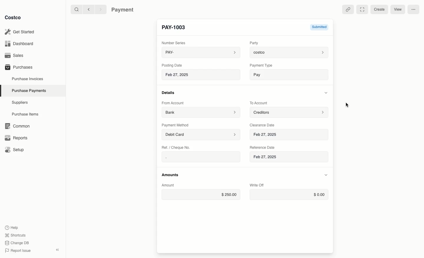  I want to click on Hide, so click(324, 175).